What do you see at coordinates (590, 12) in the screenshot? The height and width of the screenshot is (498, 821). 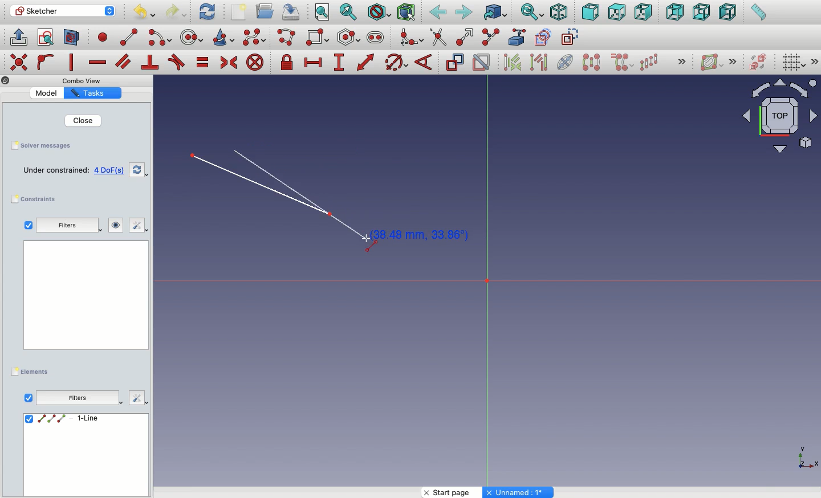 I see `Front` at bounding box center [590, 12].